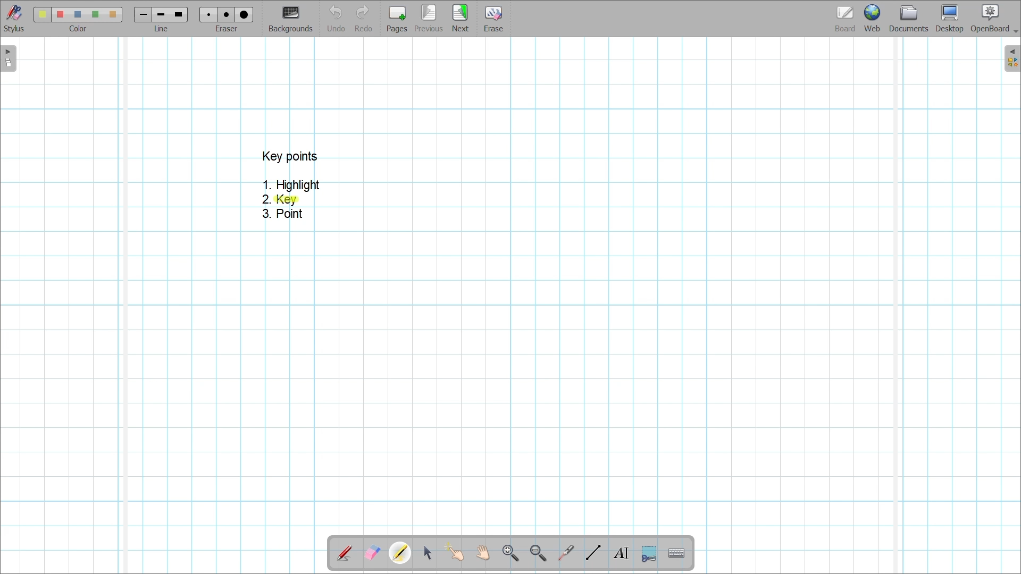 The width and height of the screenshot is (1021, 574). I want to click on eraser 3, so click(245, 14).